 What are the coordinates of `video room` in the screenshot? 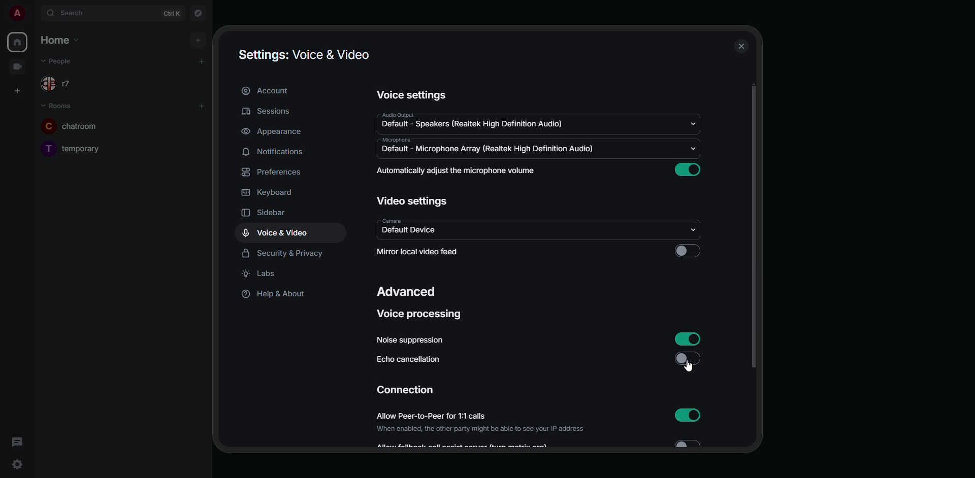 It's located at (20, 65).